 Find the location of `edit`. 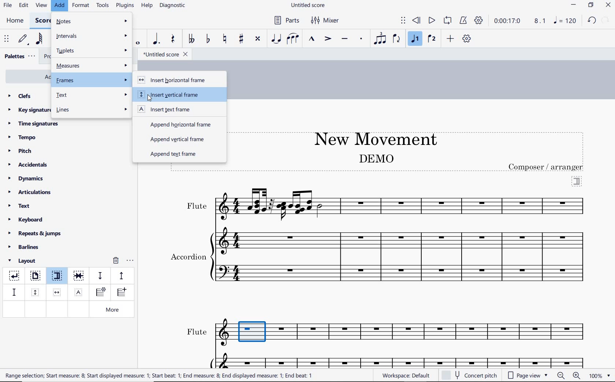

edit is located at coordinates (23, 5).